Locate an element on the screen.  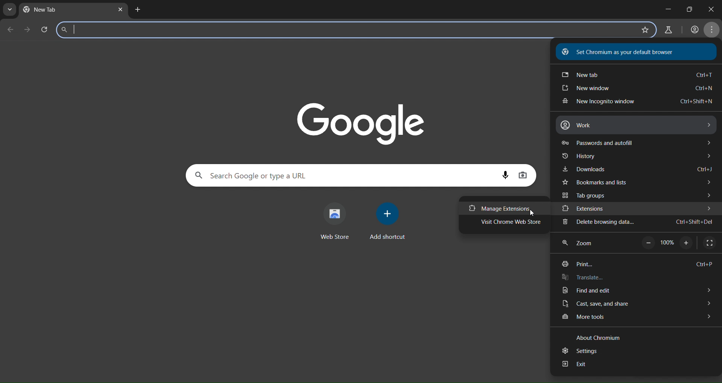
tab groups is located at coordinates (636, 196).